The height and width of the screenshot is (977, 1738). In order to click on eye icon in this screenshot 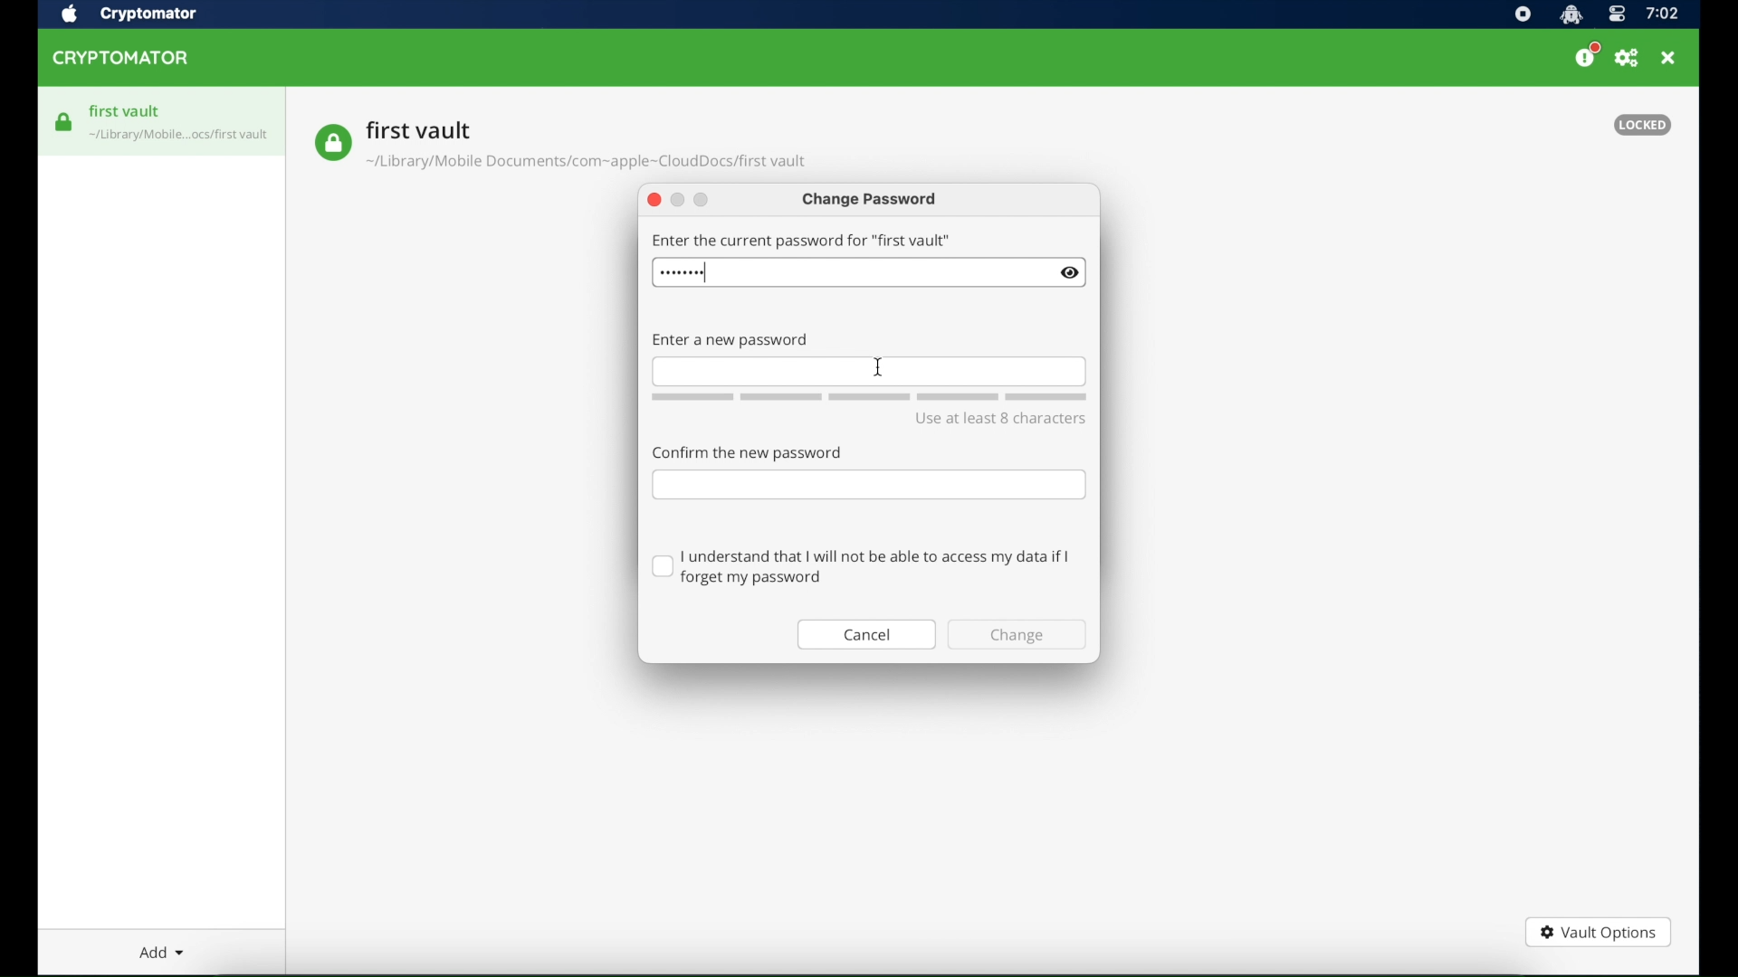, I will do `click(1070, 273)`.